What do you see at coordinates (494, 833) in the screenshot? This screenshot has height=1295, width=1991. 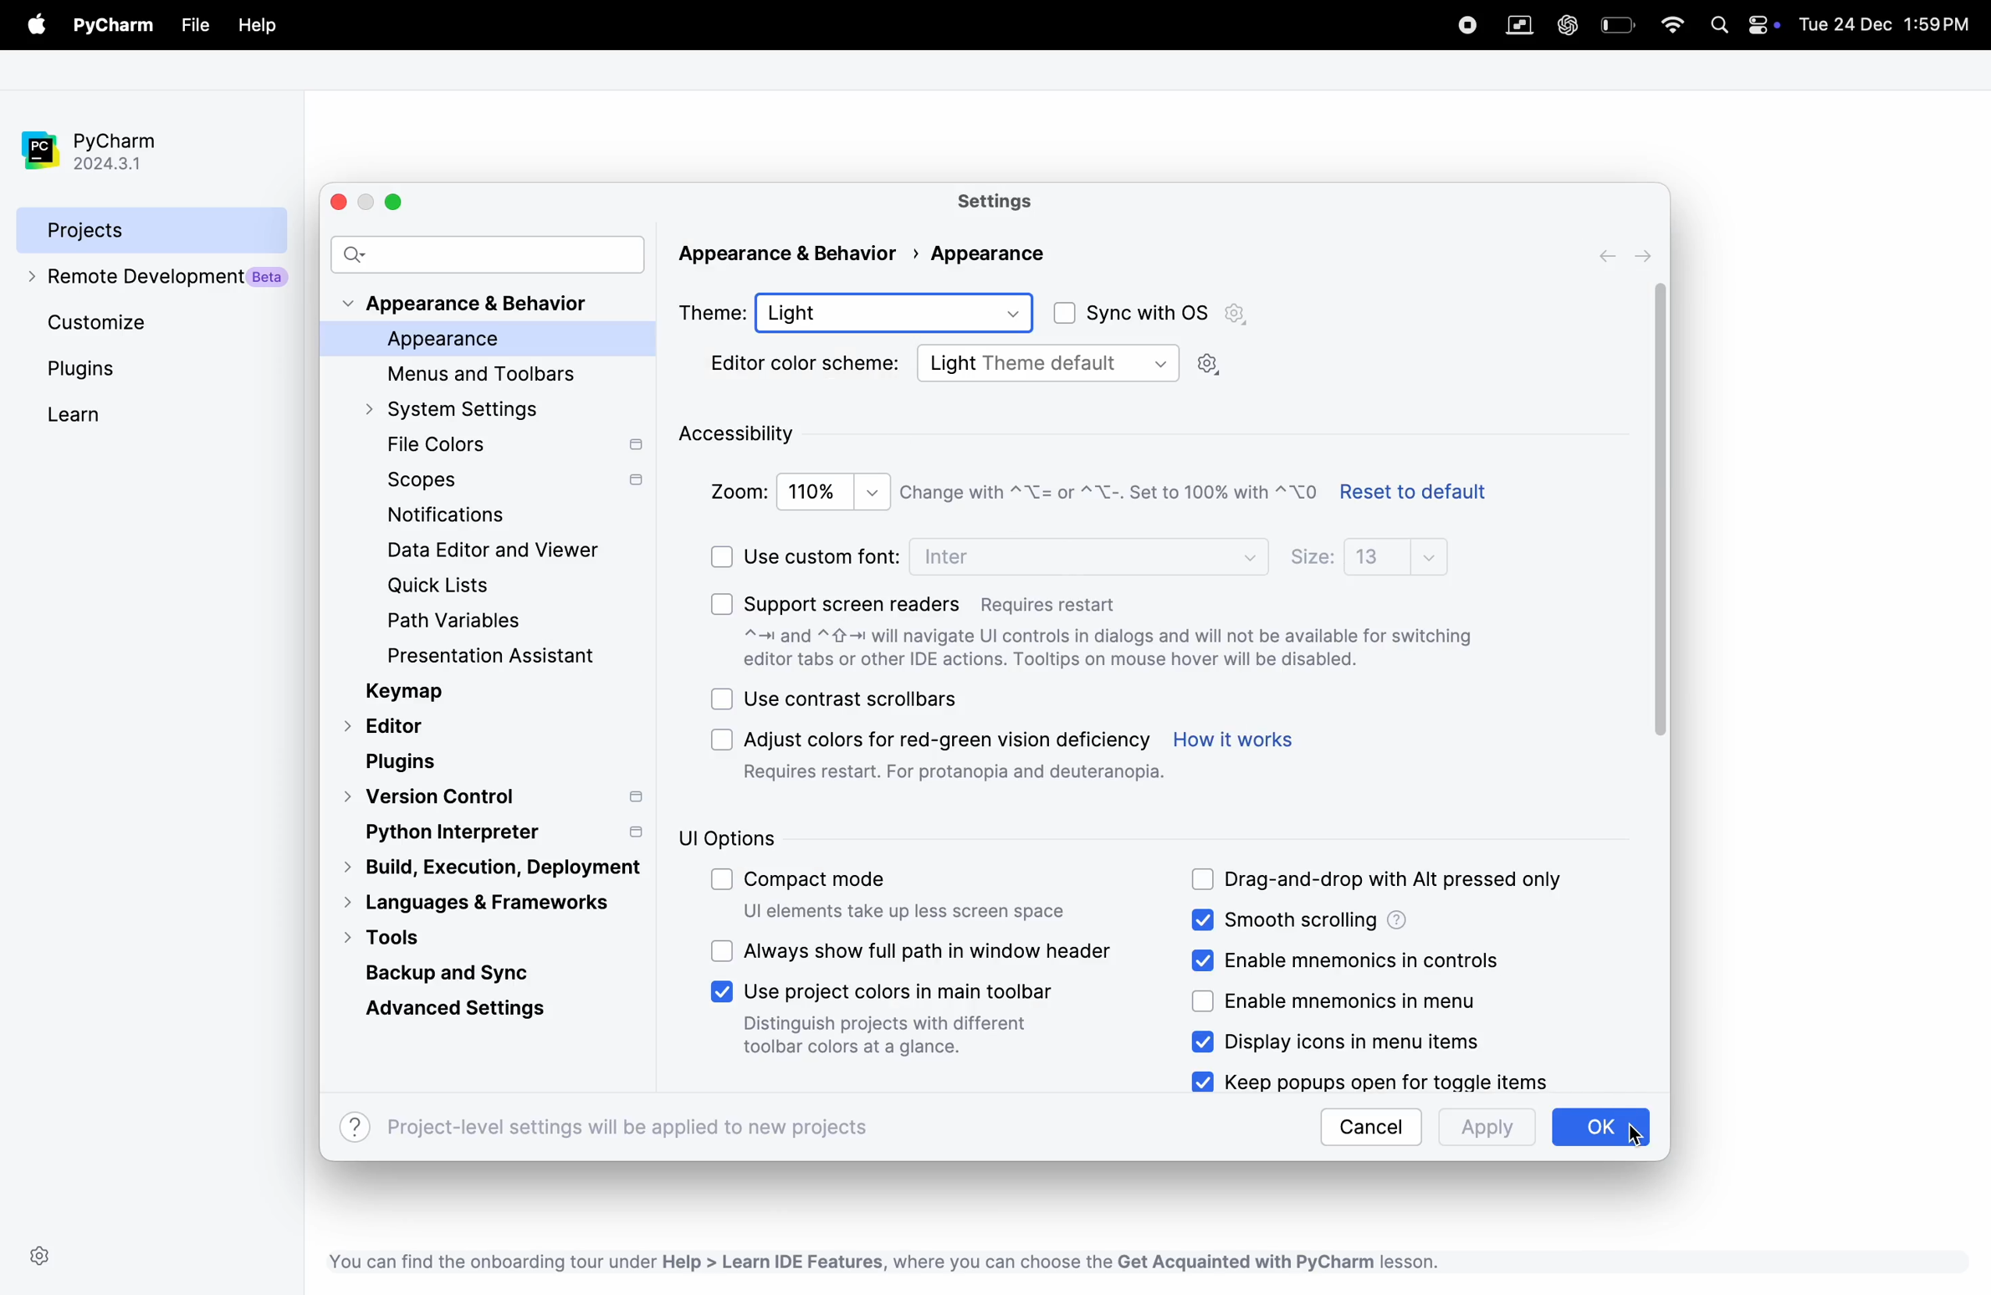 I see `python interpreter` at bounding box center [494, 833].